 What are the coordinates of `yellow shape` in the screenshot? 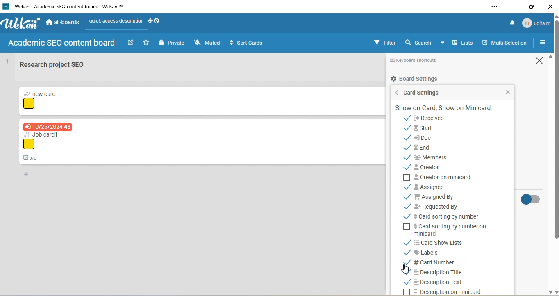 It's located at (30, 144).